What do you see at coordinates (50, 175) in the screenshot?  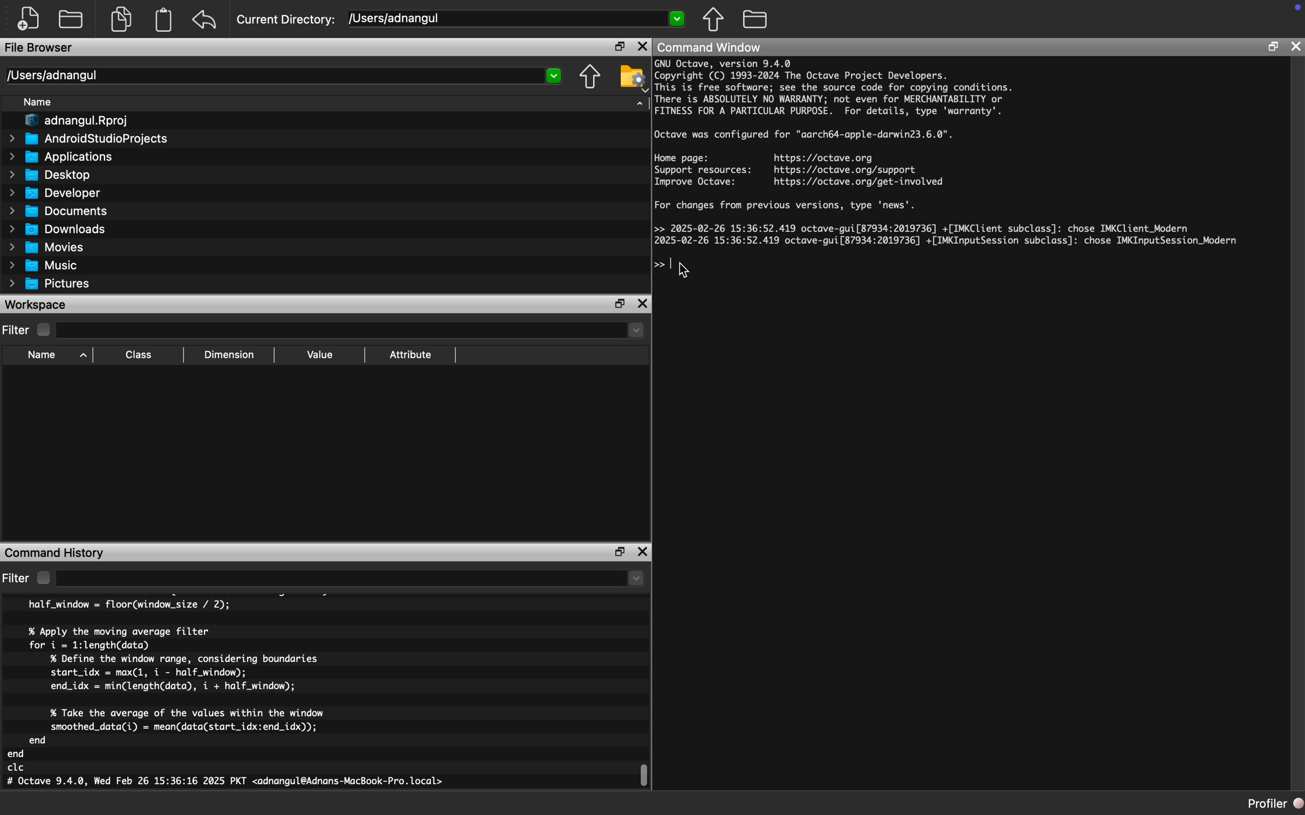 I see `Desktop` at bounding box center [50, 175].